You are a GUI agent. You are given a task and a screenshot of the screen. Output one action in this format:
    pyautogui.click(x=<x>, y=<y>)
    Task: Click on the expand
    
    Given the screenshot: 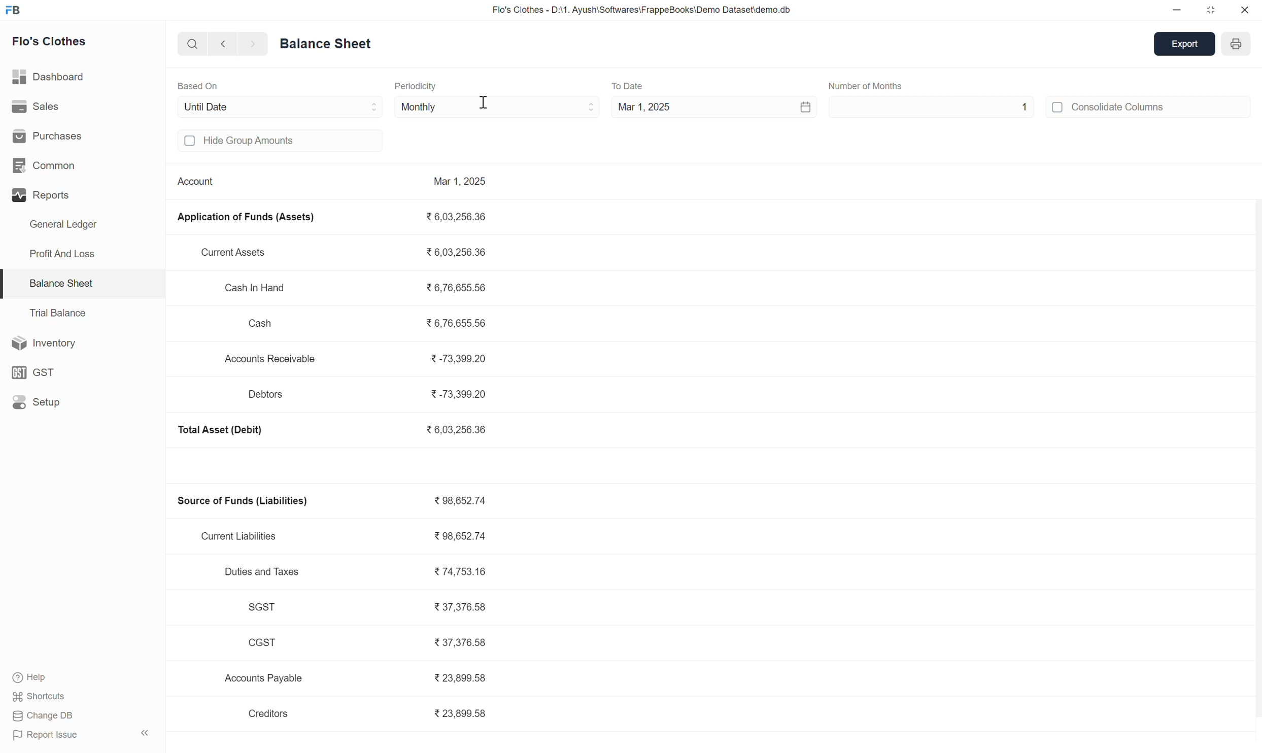 What is the action you would take?
    pyautogui.click(x=145, y=731)
    